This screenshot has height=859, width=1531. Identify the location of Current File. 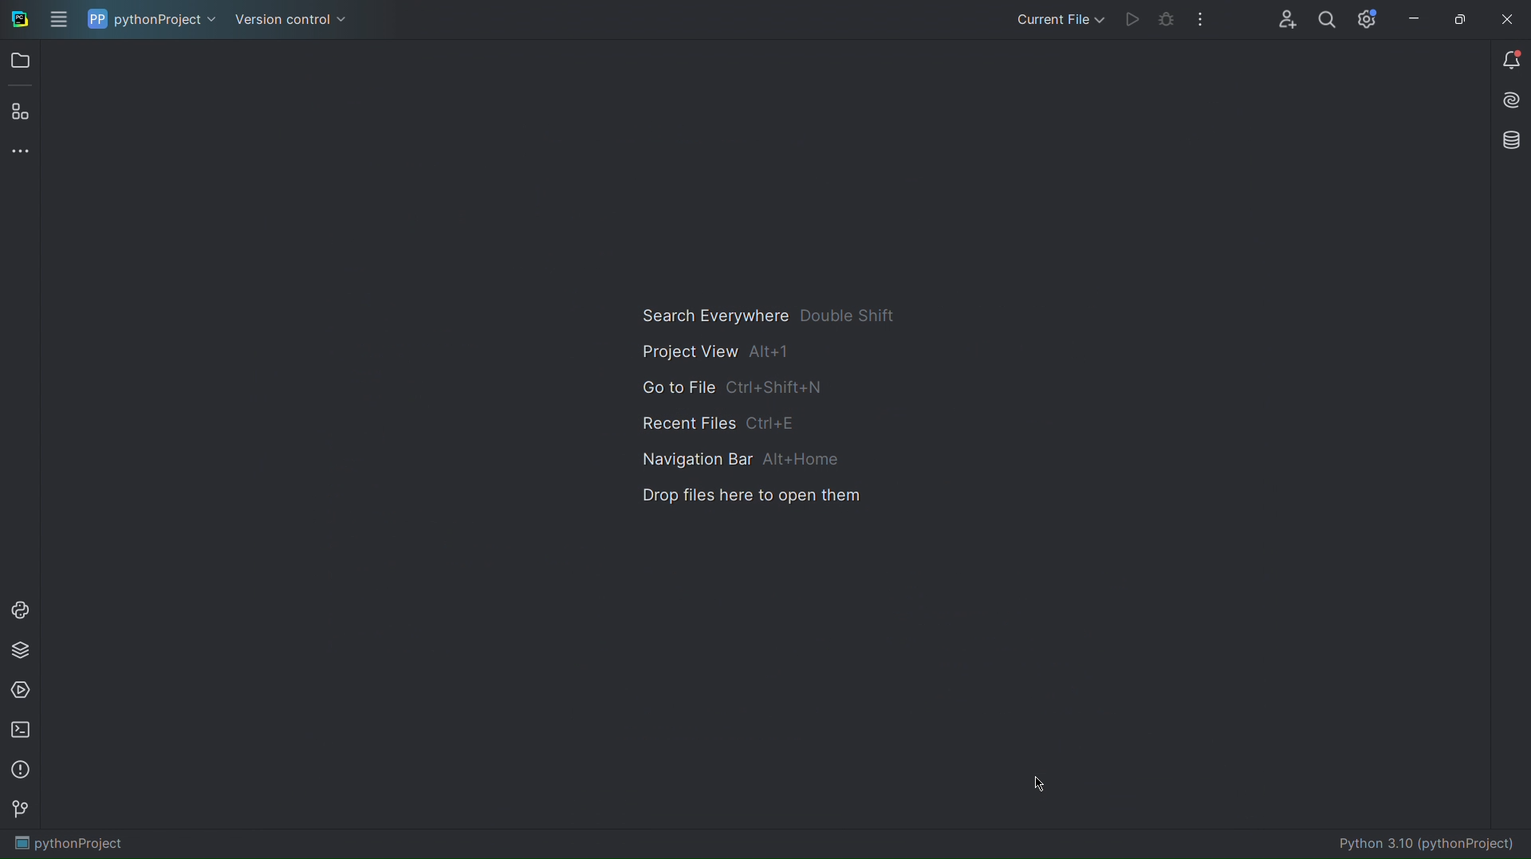
(1057, 19).